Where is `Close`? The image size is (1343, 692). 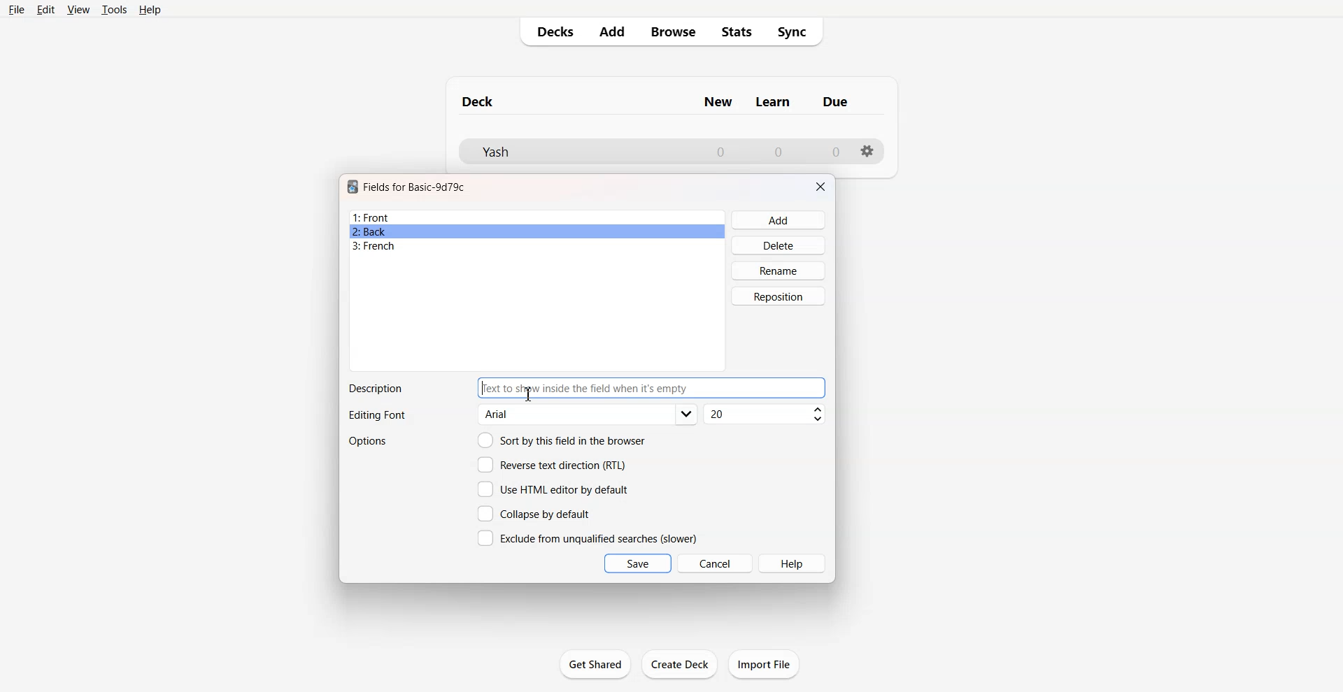
Close is located at coordinates (820, 187).